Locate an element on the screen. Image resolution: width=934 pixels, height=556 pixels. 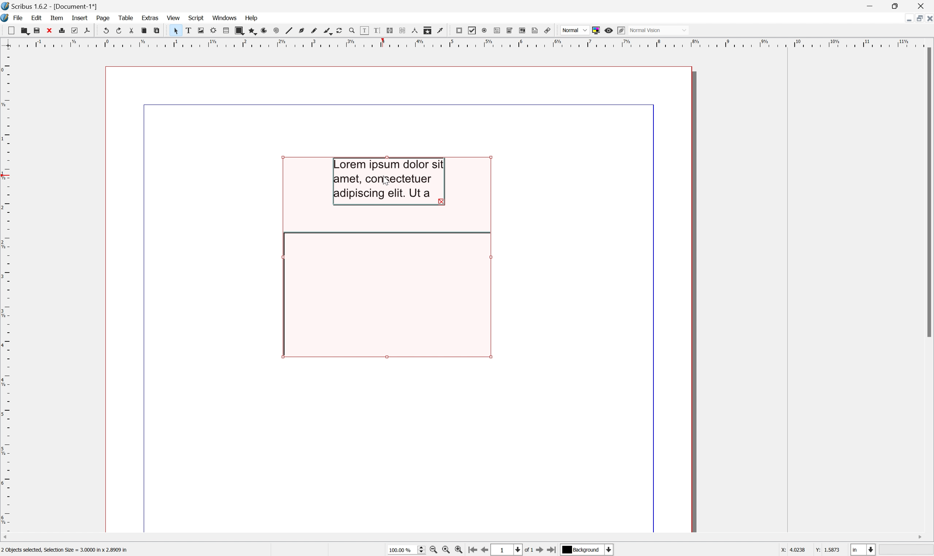
Go to the last page is located at coordinates (554, 550).